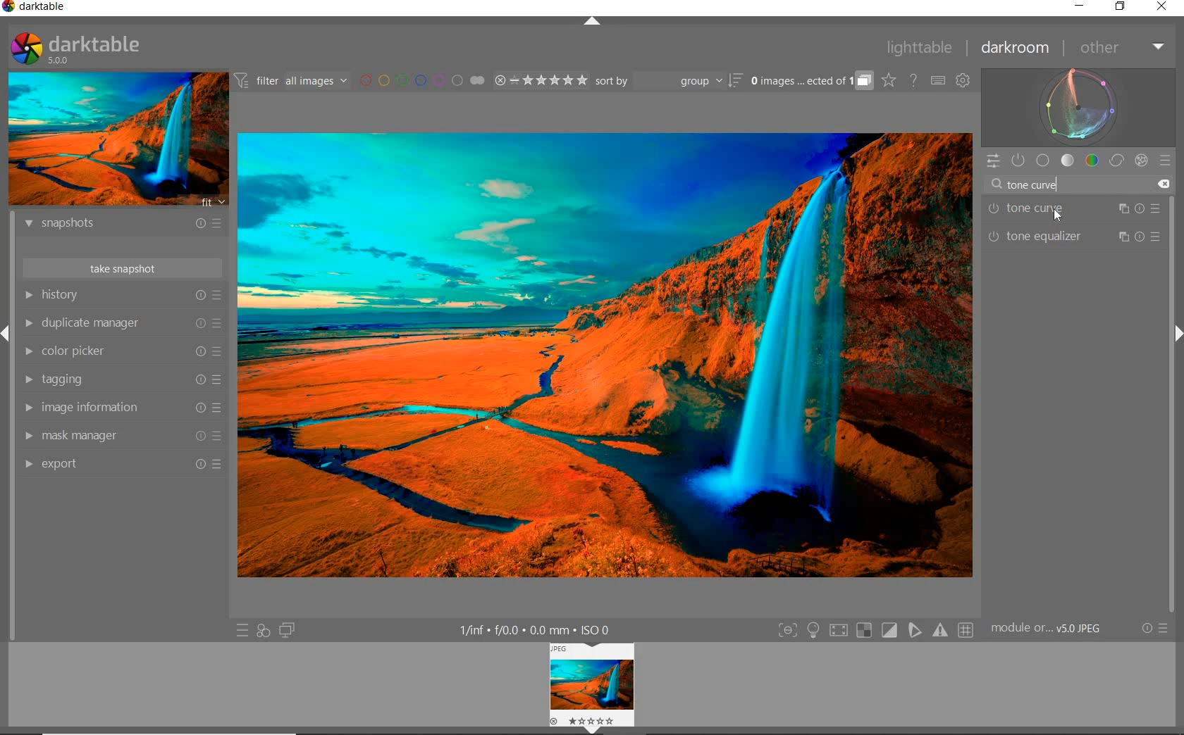 The height and width of the screenshot is (735, 1184). What do you see at coordinates (1119, 47) in the screenshot?
I see `other` at bounding box center [1119, 47].